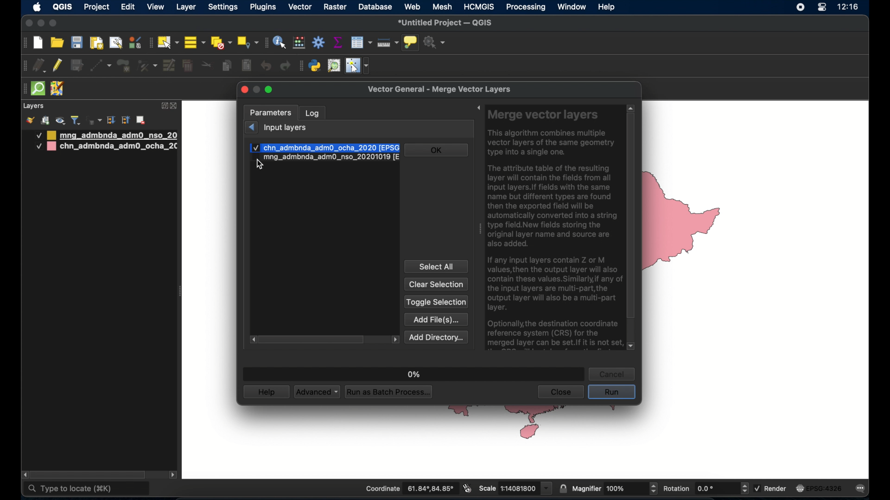 This screenshot has height=500, width=890. Describe the element at coordinates (124, 66) in the screenshot. I see `add polygon feature` at that location.